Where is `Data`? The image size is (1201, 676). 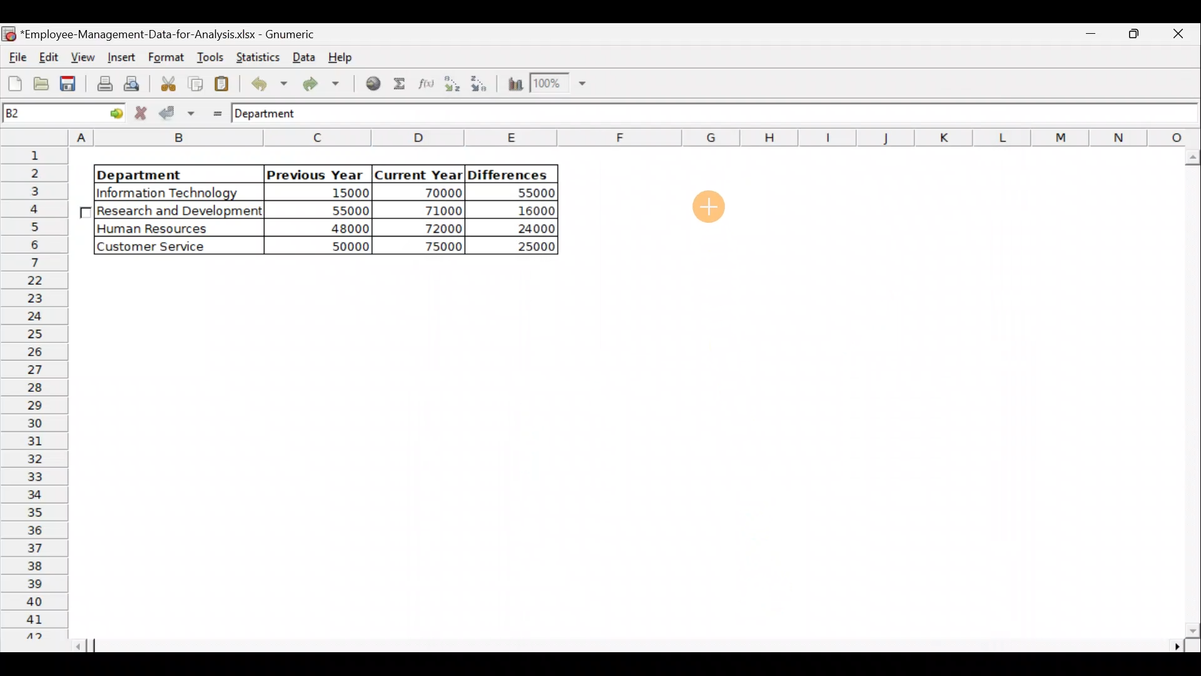
Data is located at coordinates (303, 56).